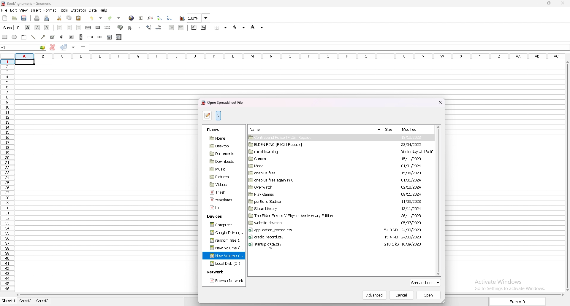 The height and width of the screenshot is (306, 570). I want to click on open spreadsheet file, so click(223, 103).